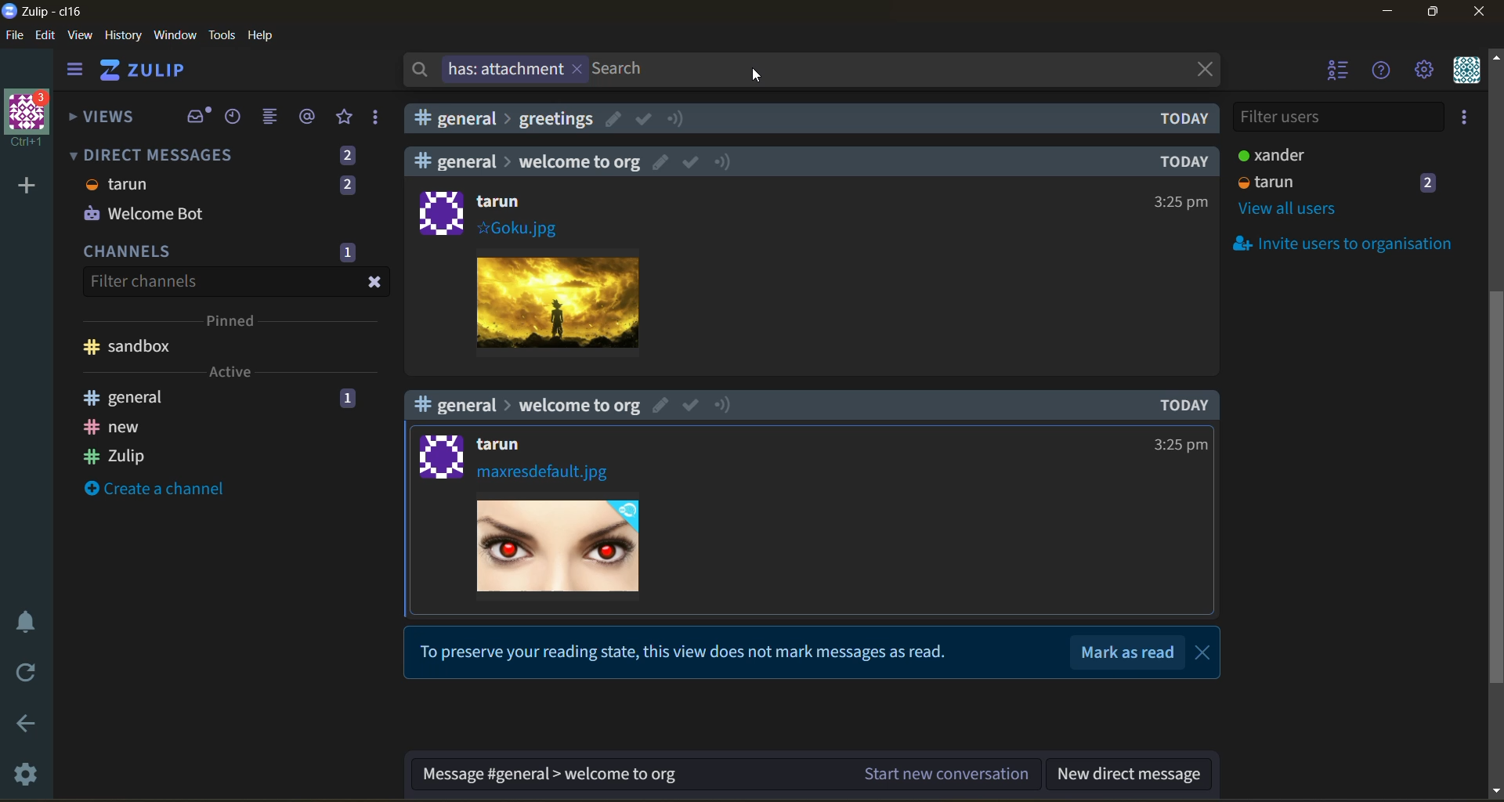  Describe the element at coordinates (15, 36) in the screenshot. I see `file` at that location.